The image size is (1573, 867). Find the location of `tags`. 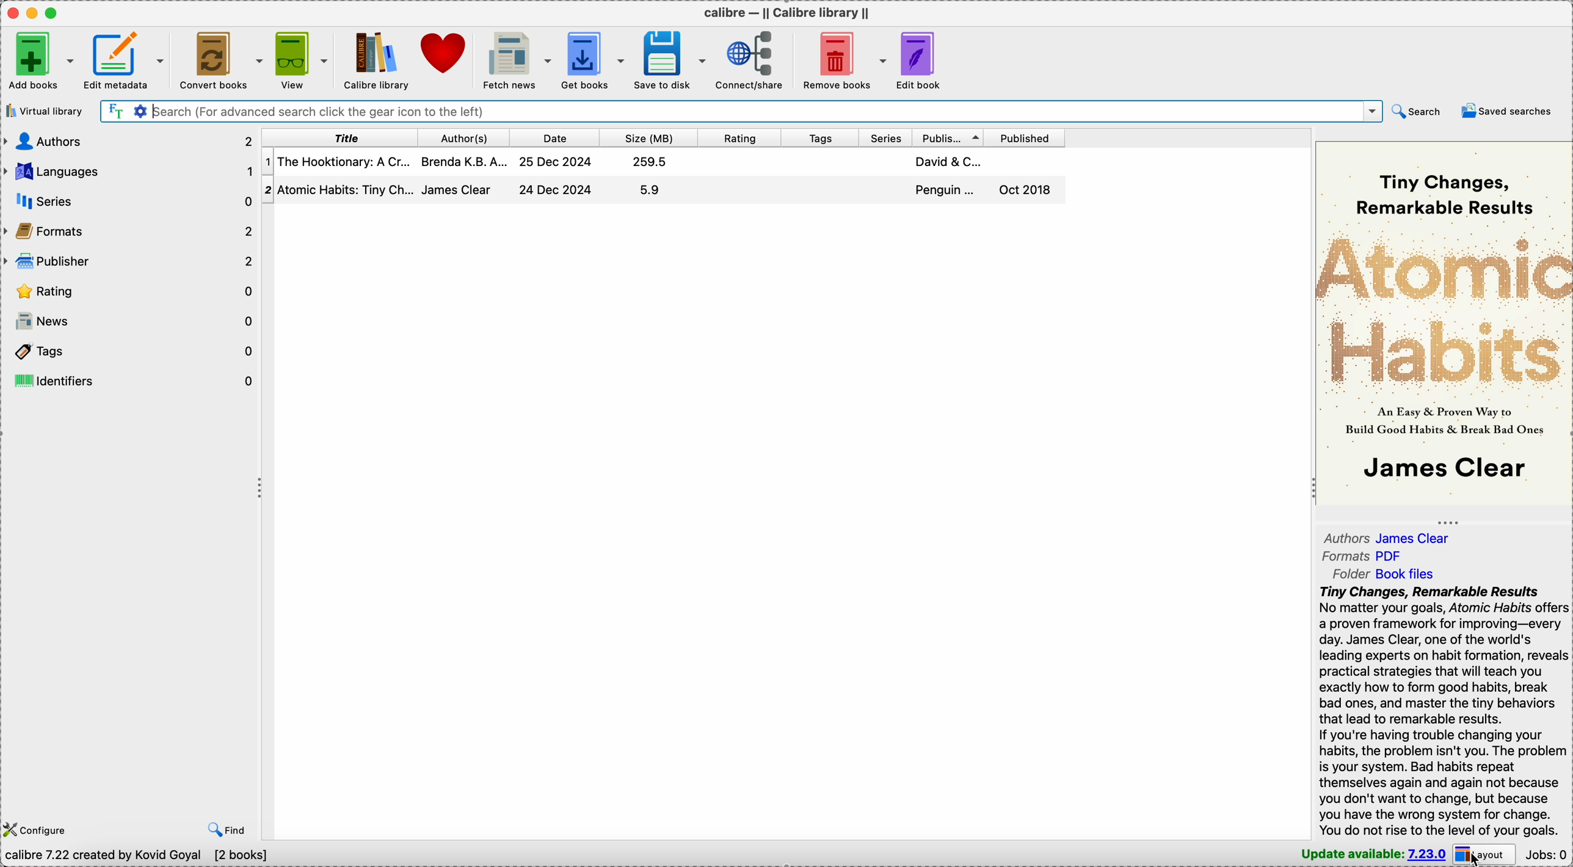

tags is located at coordinates (132, 352).